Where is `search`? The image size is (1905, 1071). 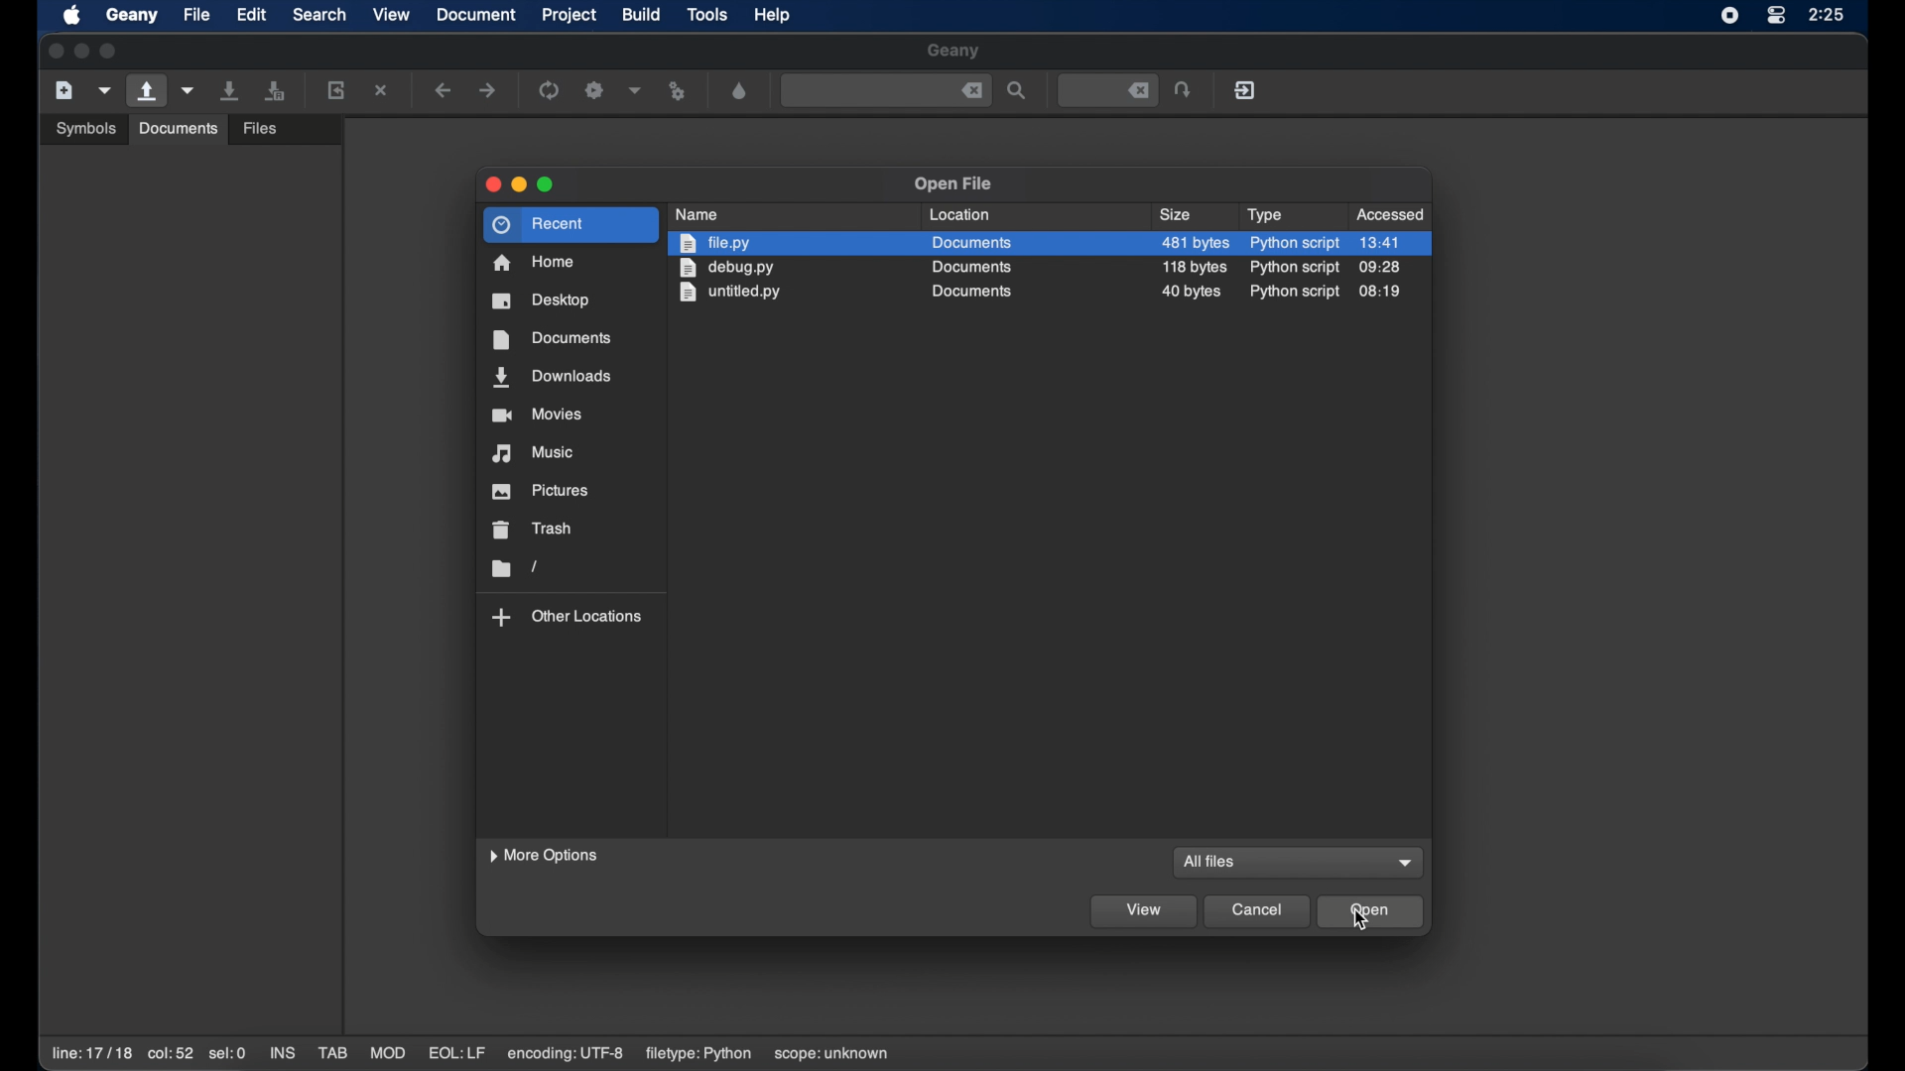 search is located at coordinates (319, 14).